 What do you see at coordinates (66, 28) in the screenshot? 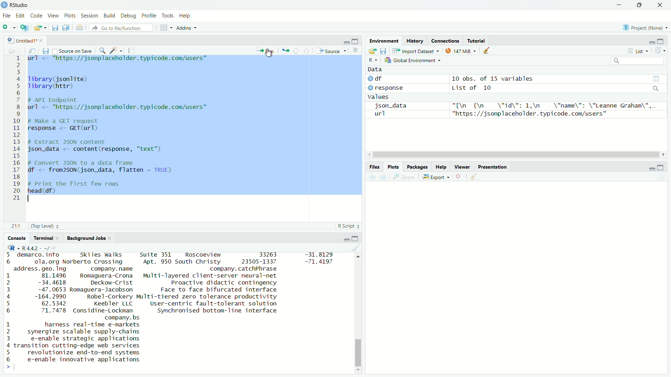
I see `Save all open documents` at bounding box center [66, 28].